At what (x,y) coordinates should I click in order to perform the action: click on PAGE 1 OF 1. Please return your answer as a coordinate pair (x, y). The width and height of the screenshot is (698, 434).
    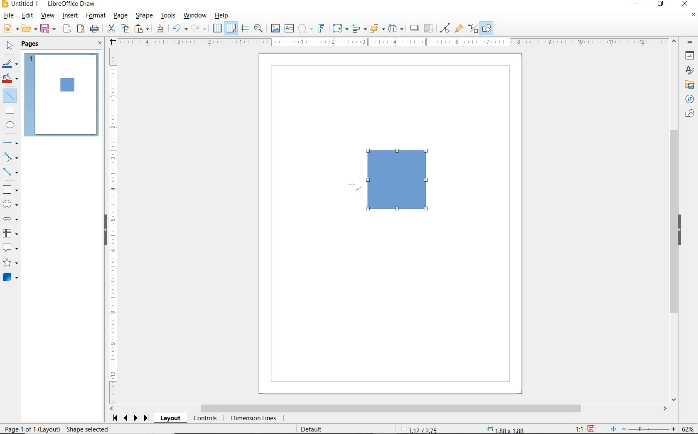
    Looking at the image, I should click on (30, 430).